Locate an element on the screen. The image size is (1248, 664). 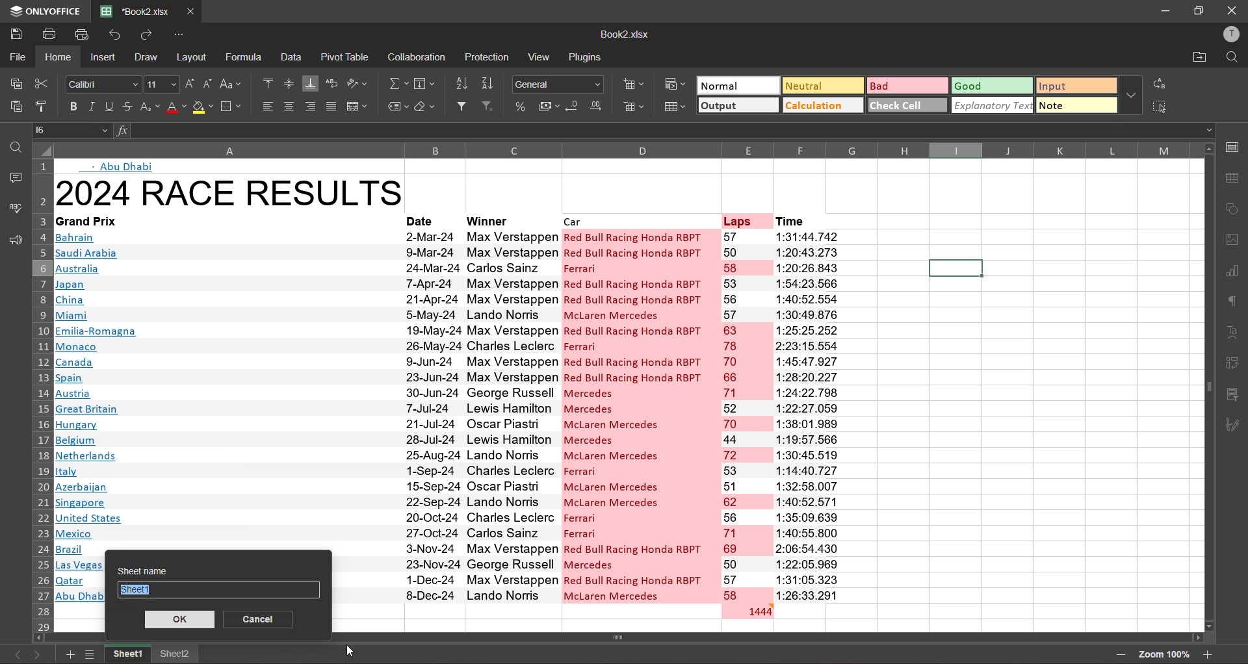
formula bar is located at coordinates (658, 130).